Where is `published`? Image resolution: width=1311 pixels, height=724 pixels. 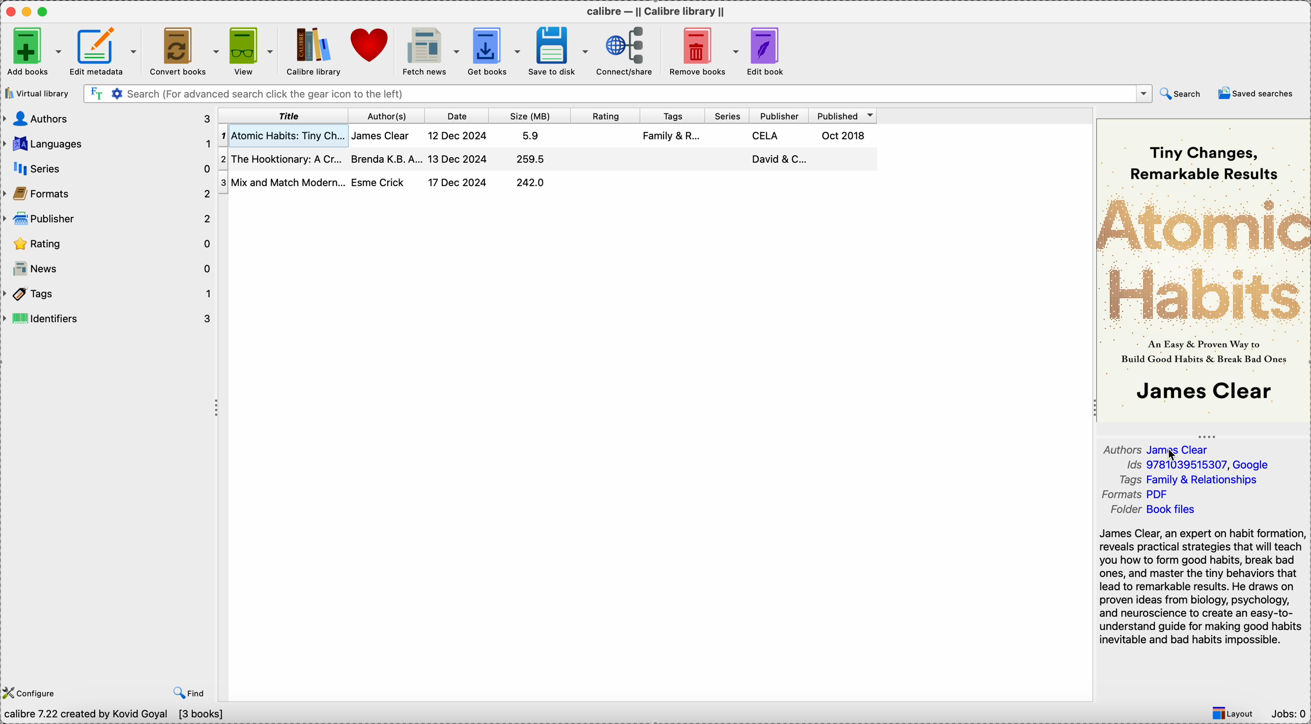 published is located at coordinates (843, 115).